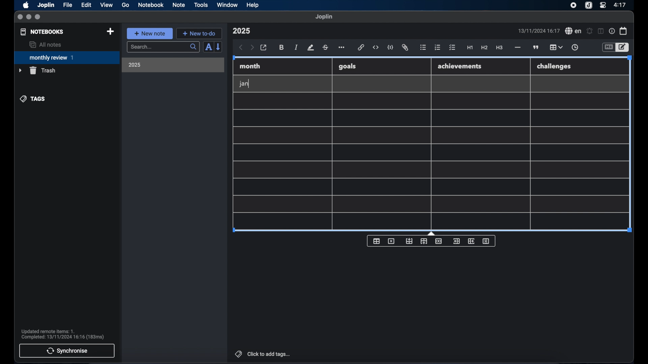 This screenshot has width=648, height=364. Describe the element at coordinates (241, 31) in the screenshot. I see `note title` at that location.